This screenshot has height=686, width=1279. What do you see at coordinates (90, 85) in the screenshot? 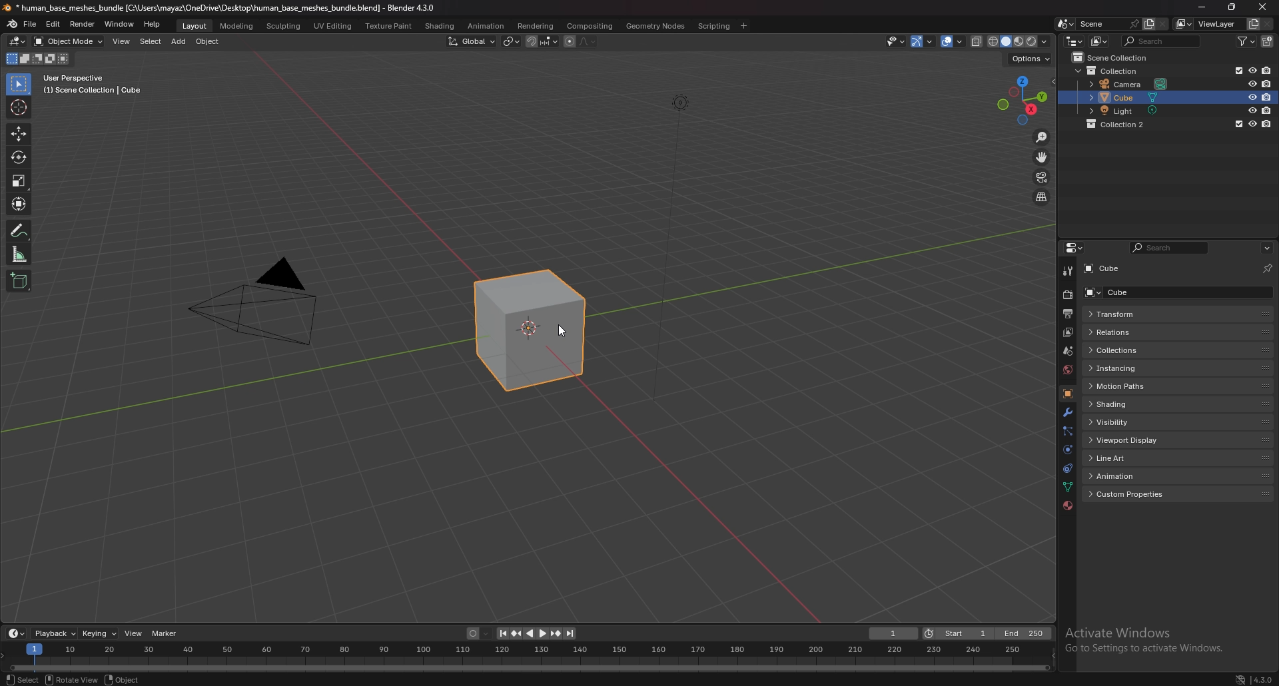
I see `user perspective` at bounding box center [90, 85].